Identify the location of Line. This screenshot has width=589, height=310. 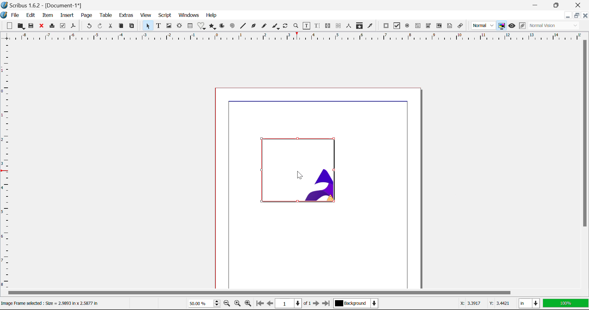
(243, 26).